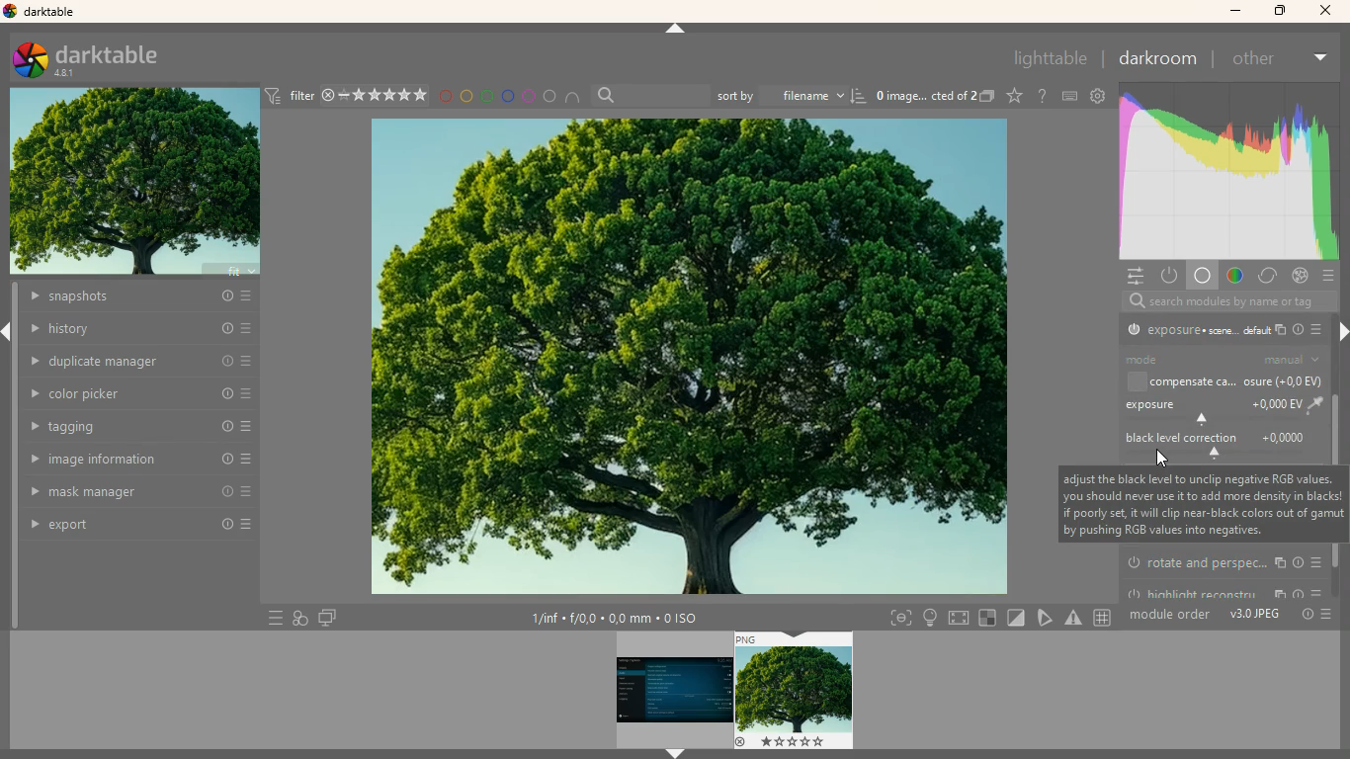 The image size is (1350, 759). Describe the element at coordinates (42, 12) in the screenshot. I see `darktable` at that location.